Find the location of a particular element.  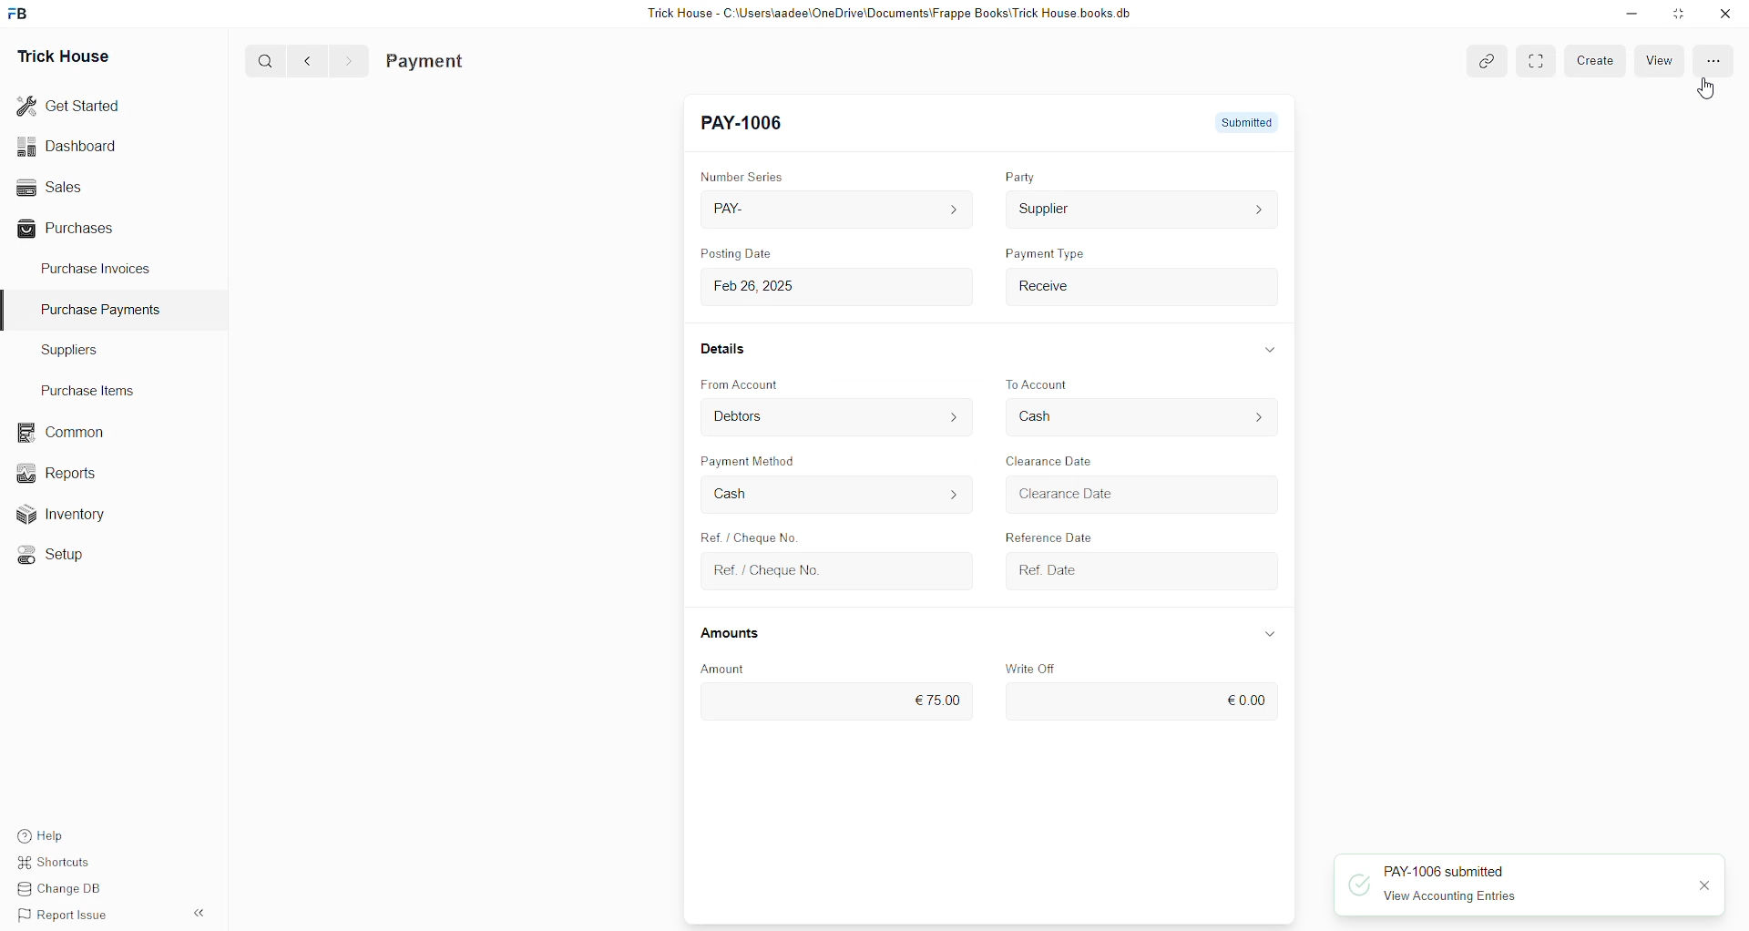

forward is located at coordinates (348, 61).